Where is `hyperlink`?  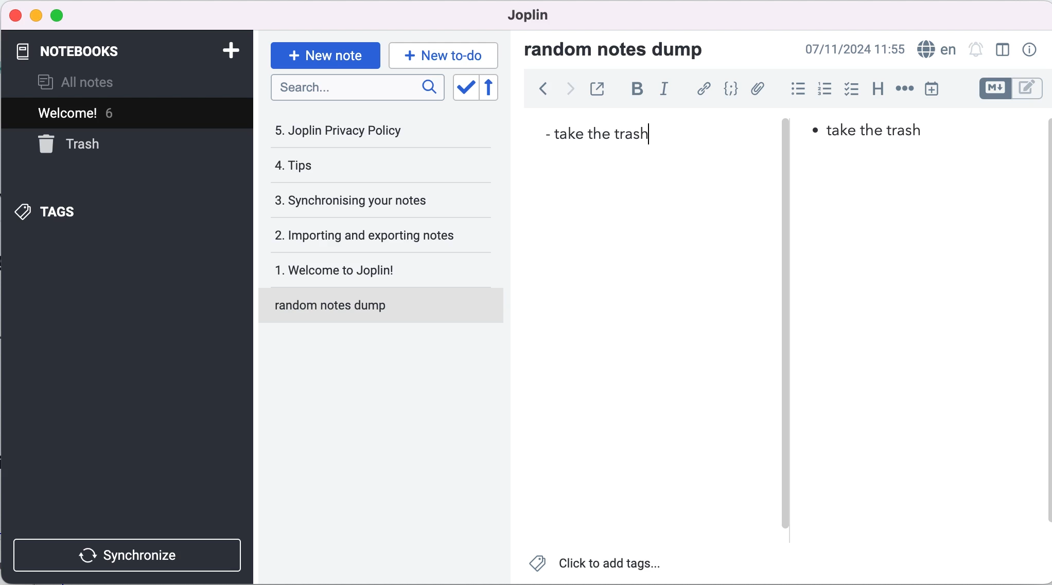 hyperlink is located at coordinates (702, 89).